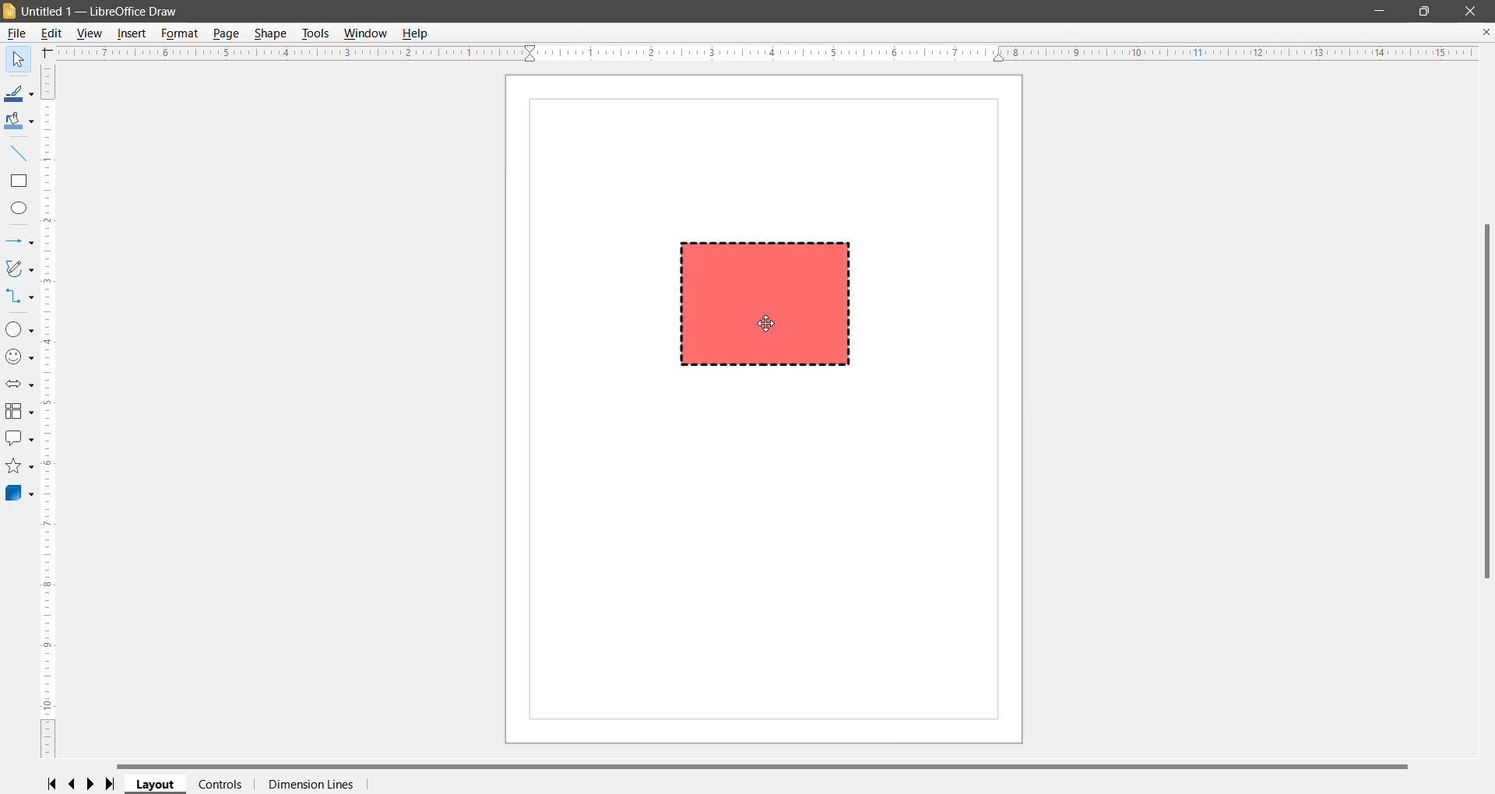 The width and height of the screenshot is (1495, 794). What do you see at coordinates (315, 33) in the screenshot?
I see `Tools` at bounding box center [315, 33].